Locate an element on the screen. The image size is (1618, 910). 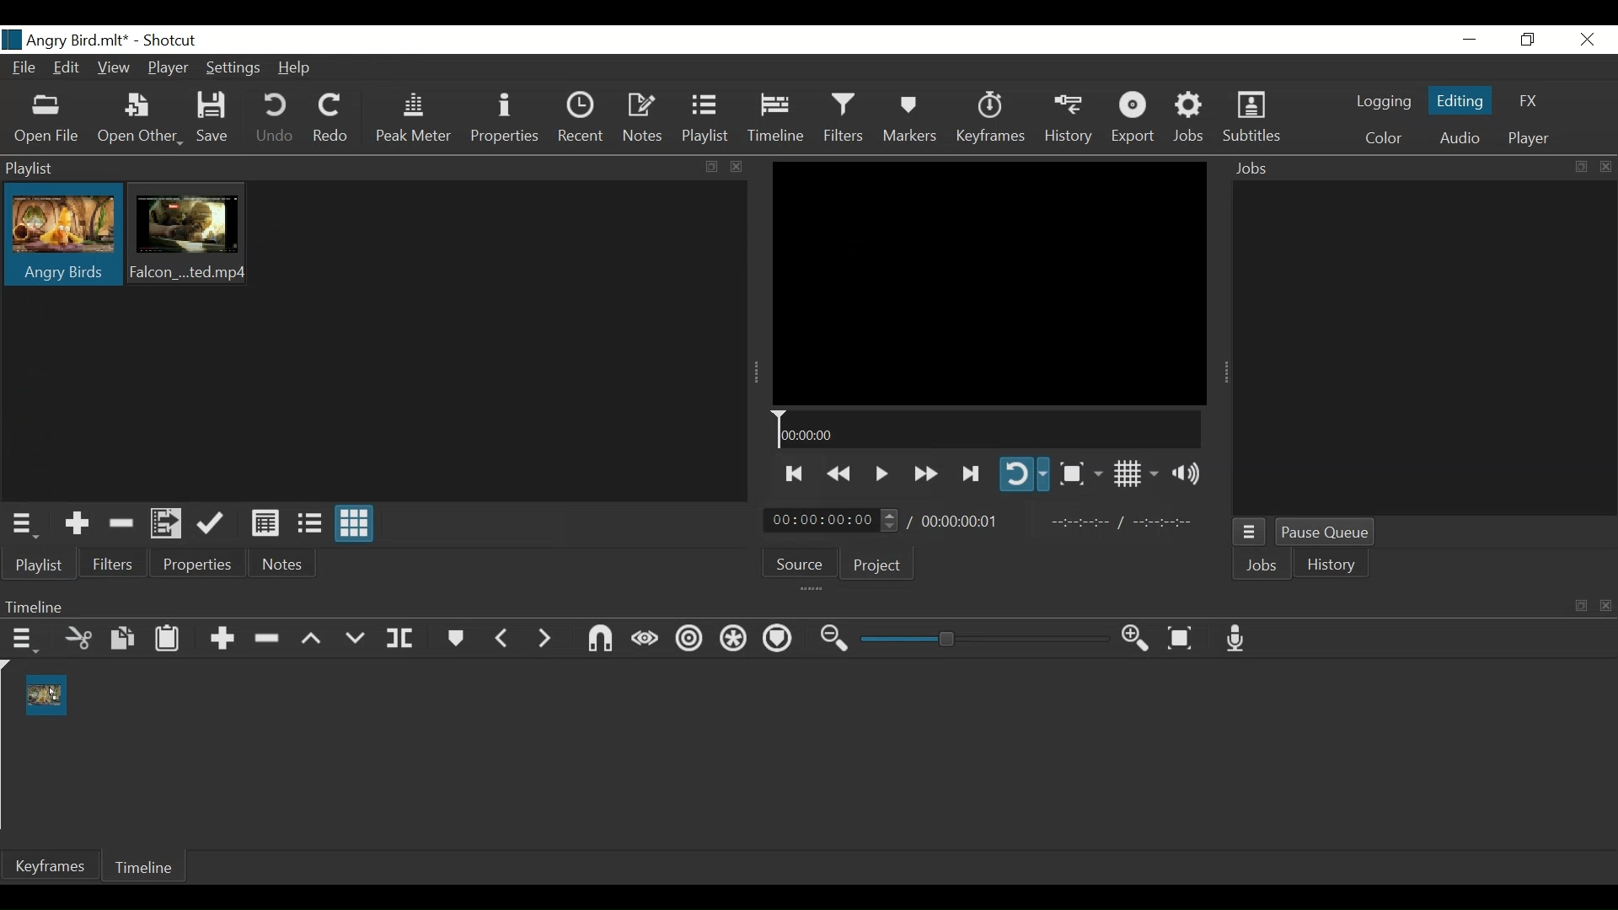
Help is located at coordinates (297, 67).